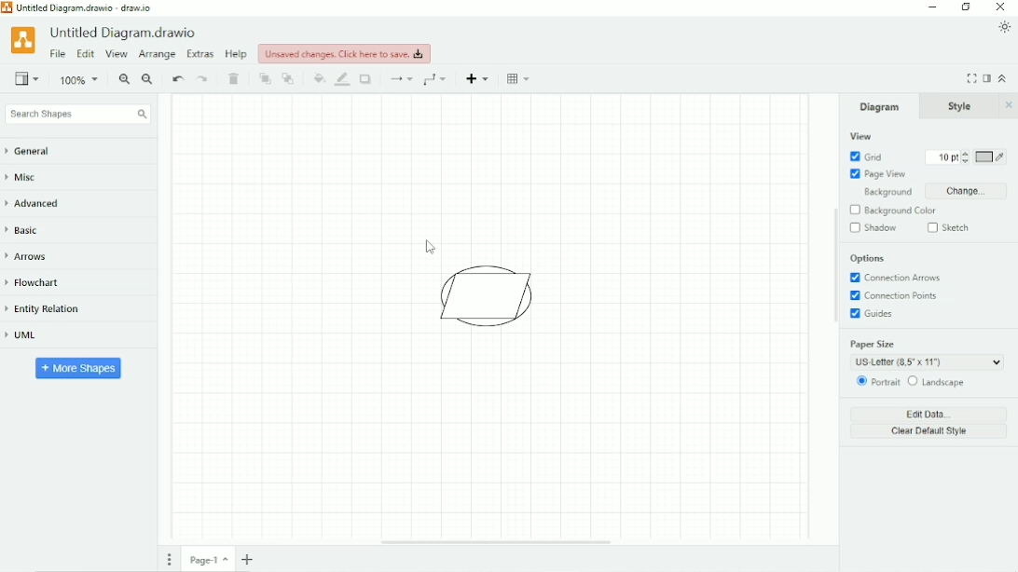  What do you see at coordinates (987, 78) in the screenshot?
I see `Format` at bounding box center [987, 78].